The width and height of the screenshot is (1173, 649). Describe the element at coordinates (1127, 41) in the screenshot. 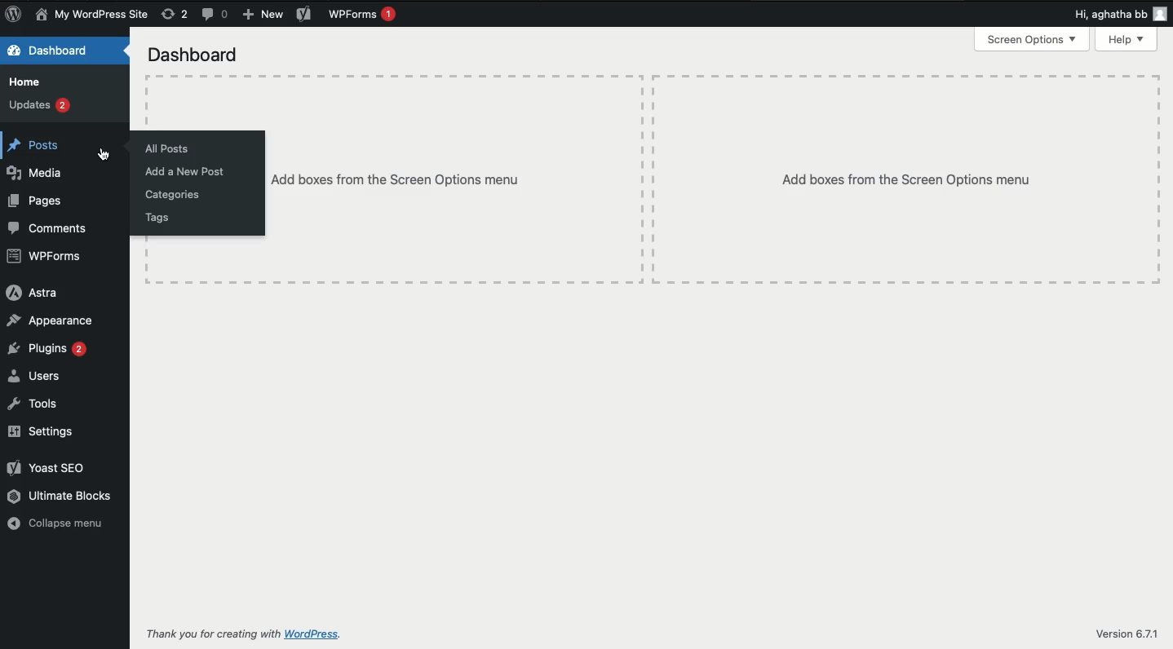

I see `Help` at that location.